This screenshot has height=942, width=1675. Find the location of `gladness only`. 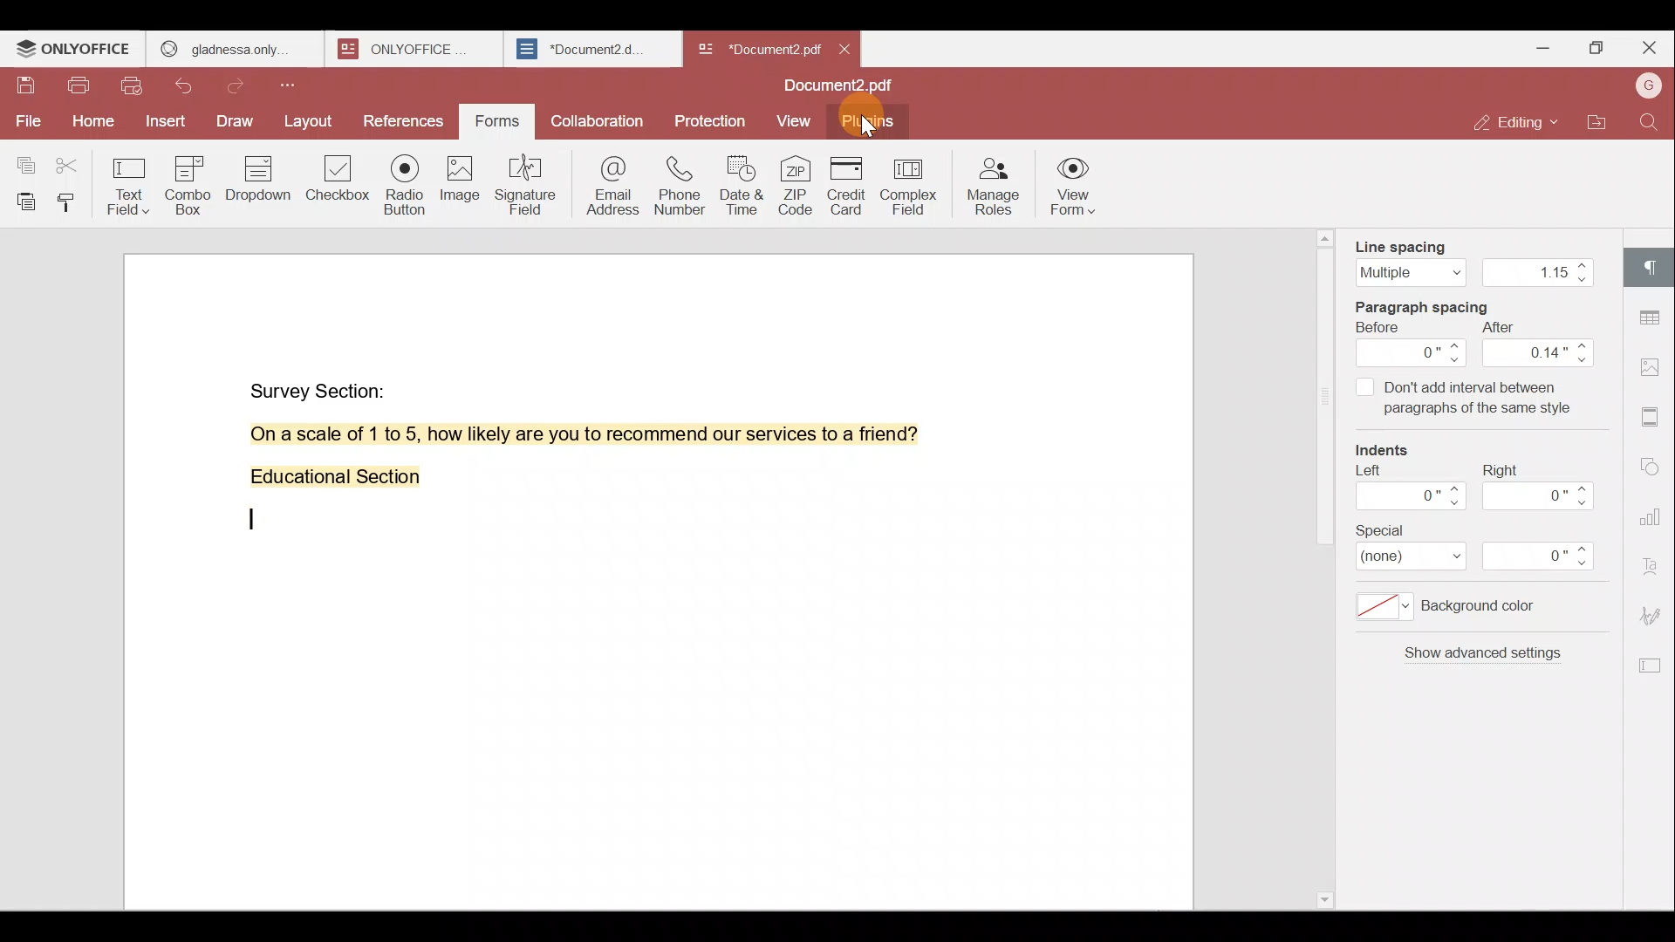

gladness only is located at coordinates (235, 49).